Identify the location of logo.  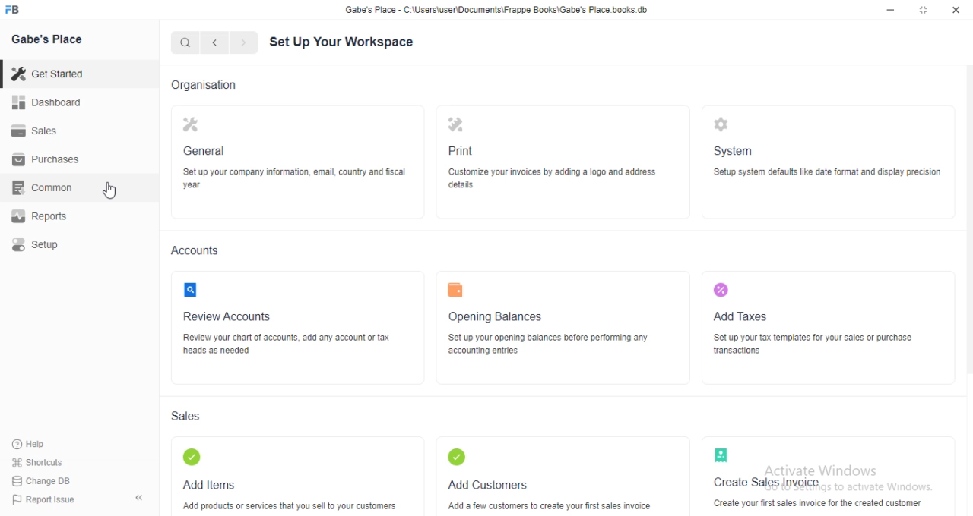
(192, 457).